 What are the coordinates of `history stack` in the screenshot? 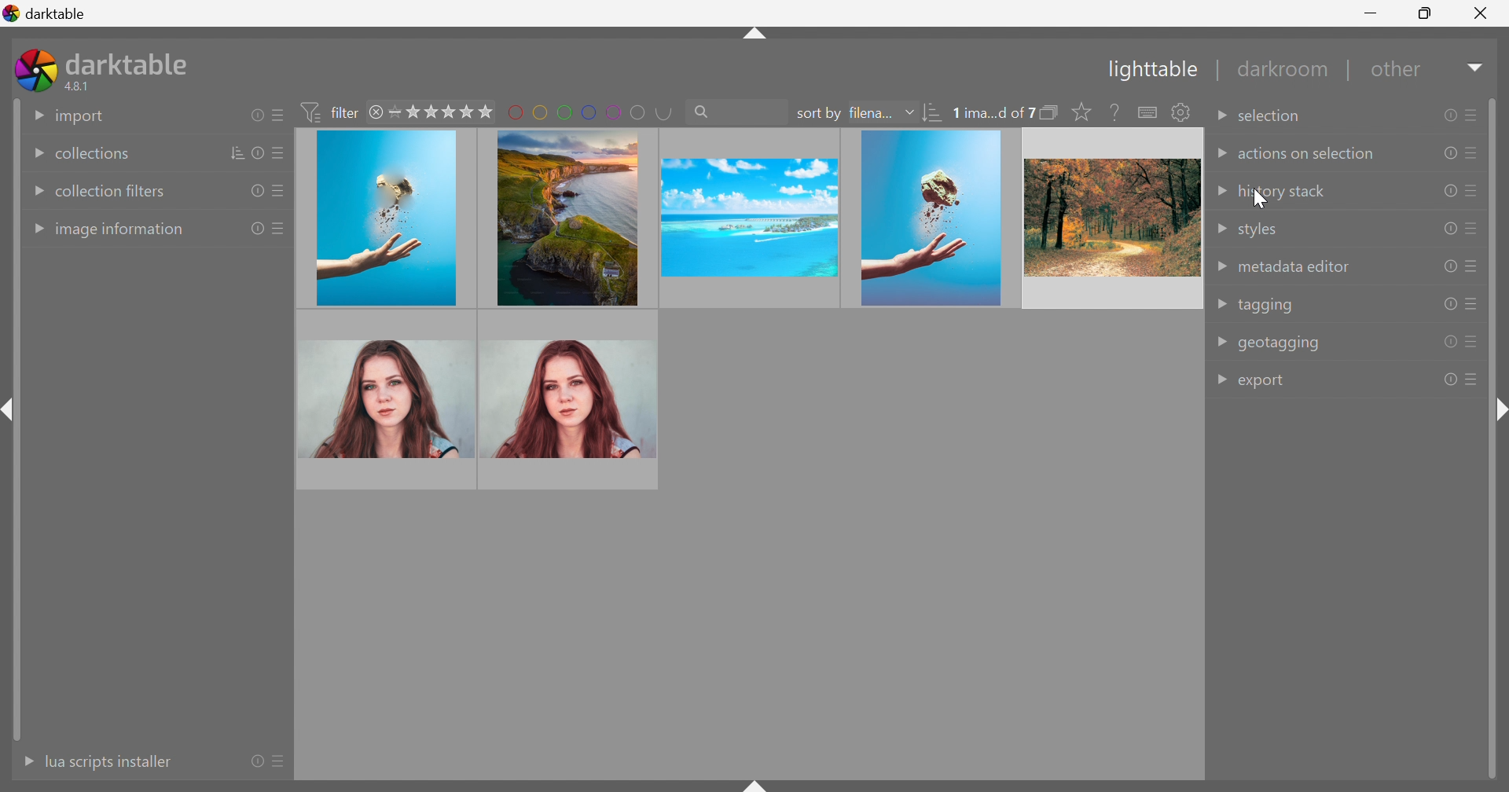 It's located at (1281, 192).